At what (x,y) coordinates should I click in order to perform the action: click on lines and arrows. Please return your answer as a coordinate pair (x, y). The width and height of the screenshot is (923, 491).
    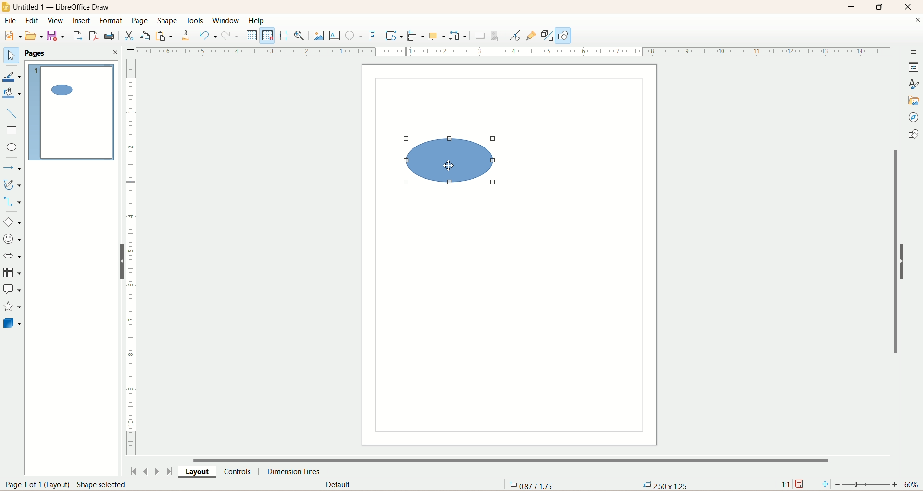
    Looking at the image, I should click on (12, 168).